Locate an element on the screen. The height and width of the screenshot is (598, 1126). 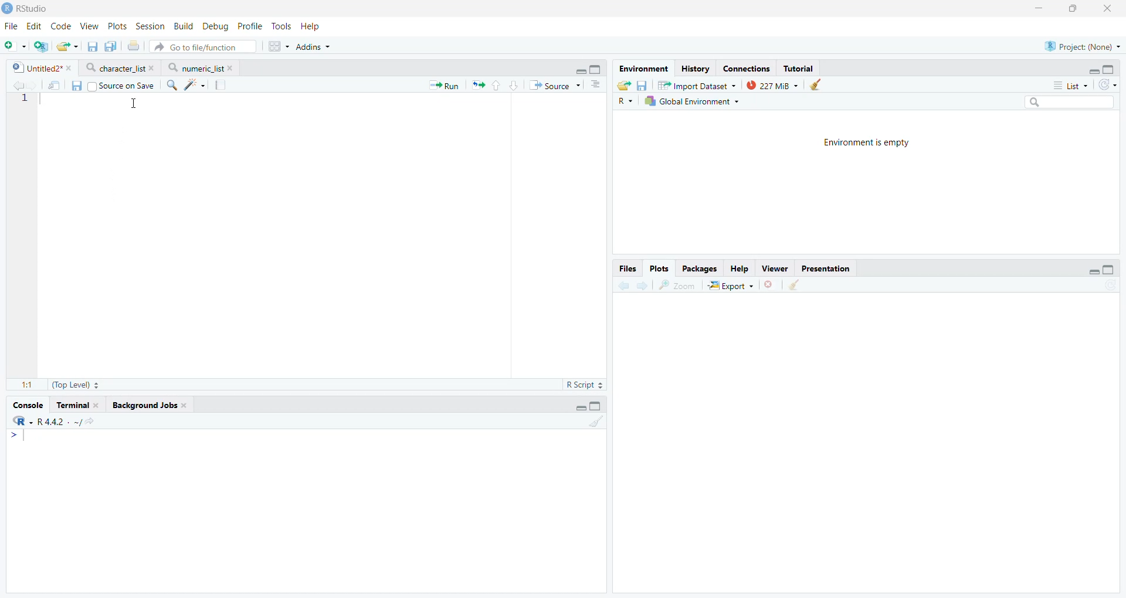
Console is located at coordinates (306, 511).